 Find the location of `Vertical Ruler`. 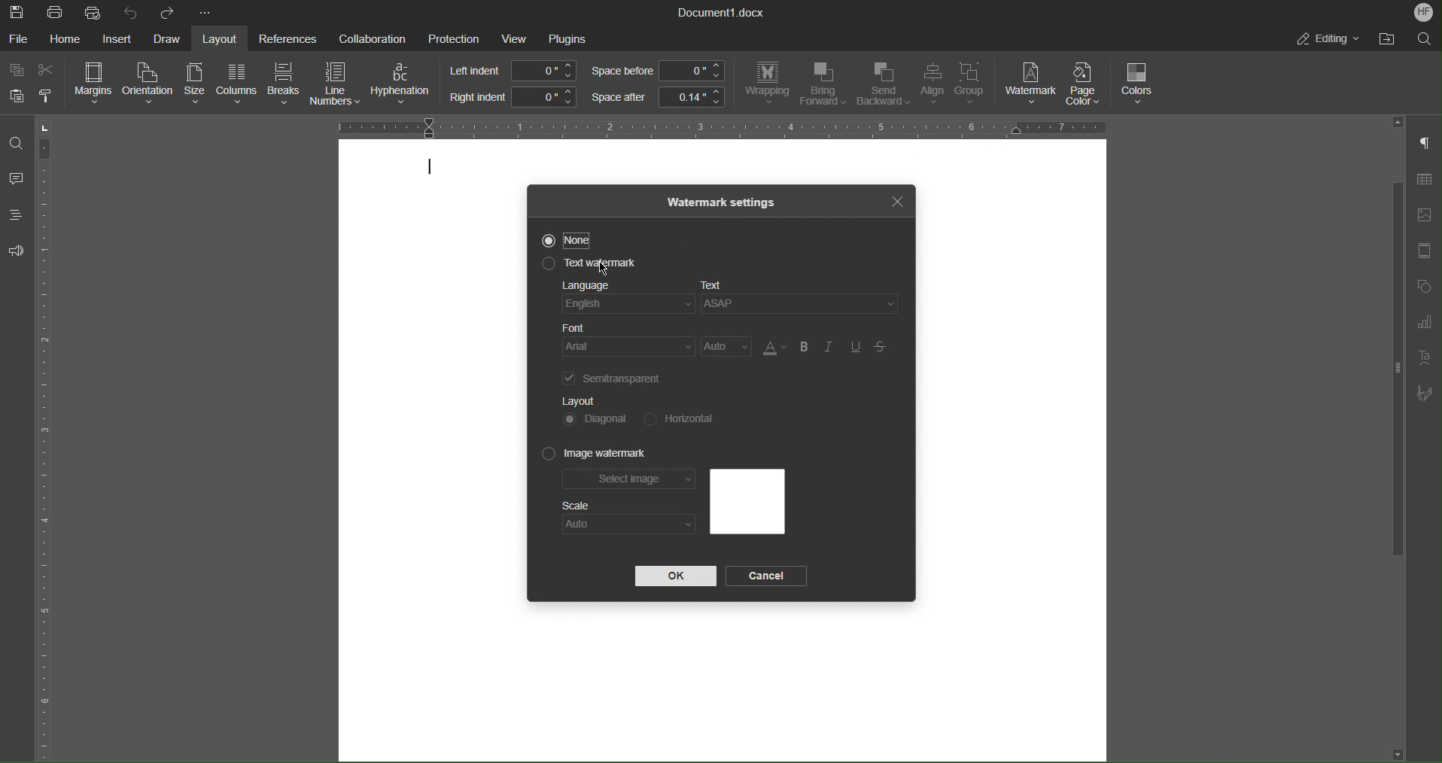

Vertical Ruler is located at coordinates (47, 438).